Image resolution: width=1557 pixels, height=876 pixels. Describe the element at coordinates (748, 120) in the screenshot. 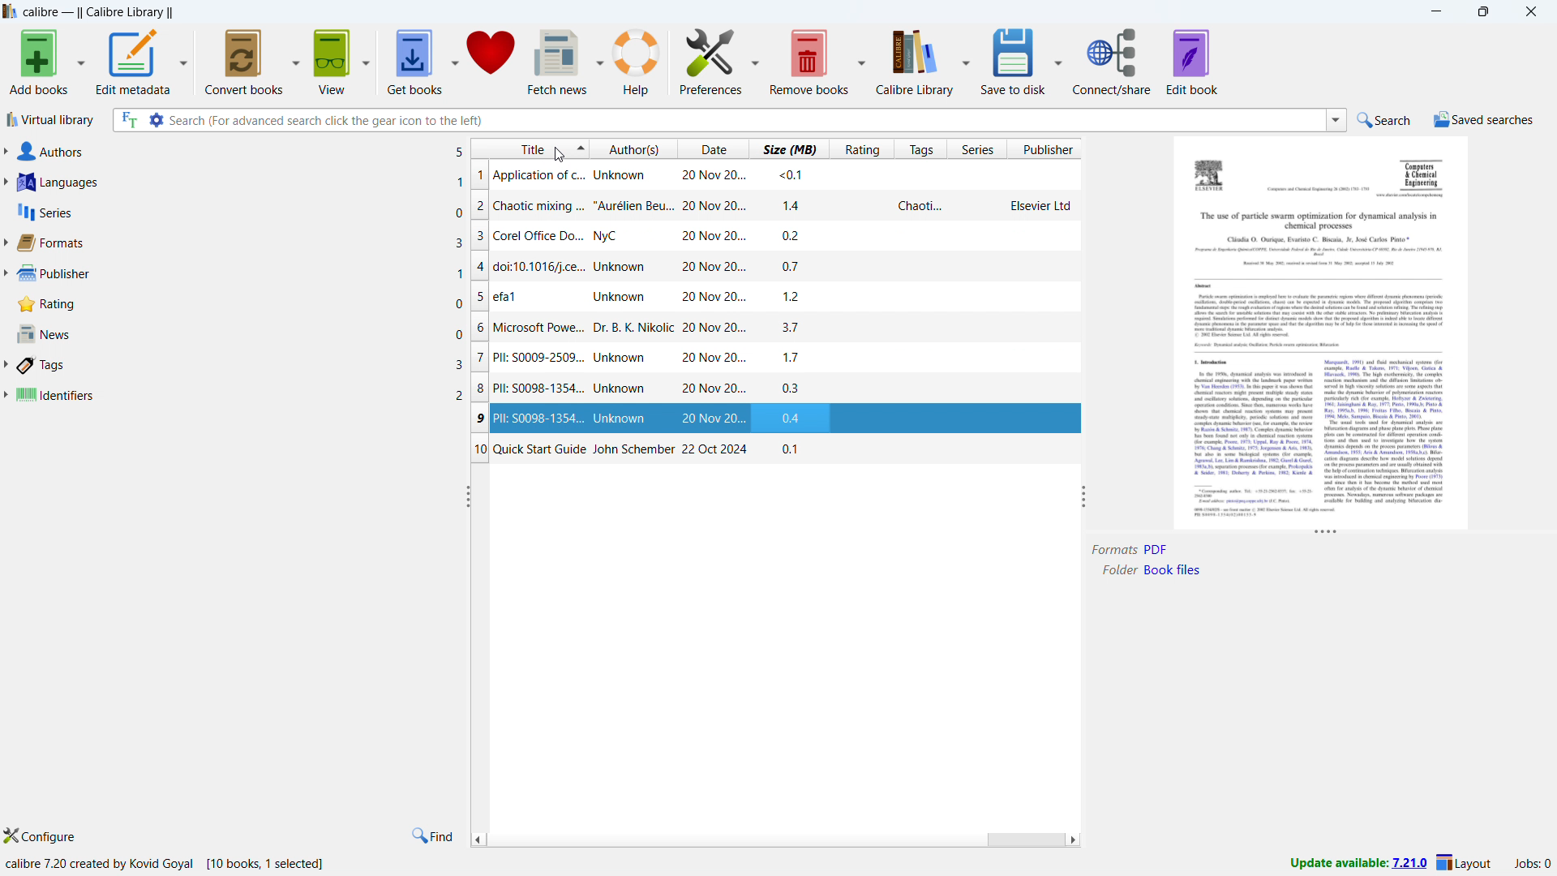

I see `enter search string` at that location.